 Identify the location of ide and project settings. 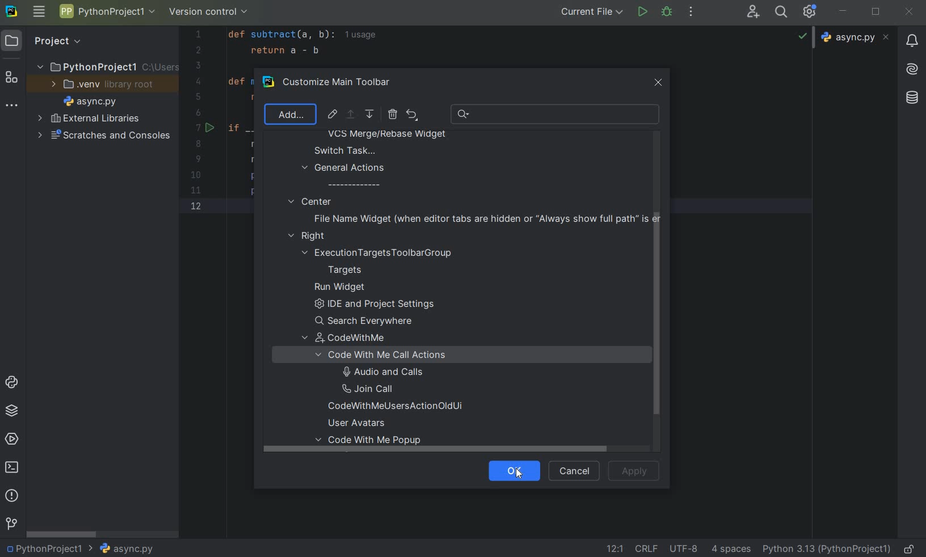
(372, 306).